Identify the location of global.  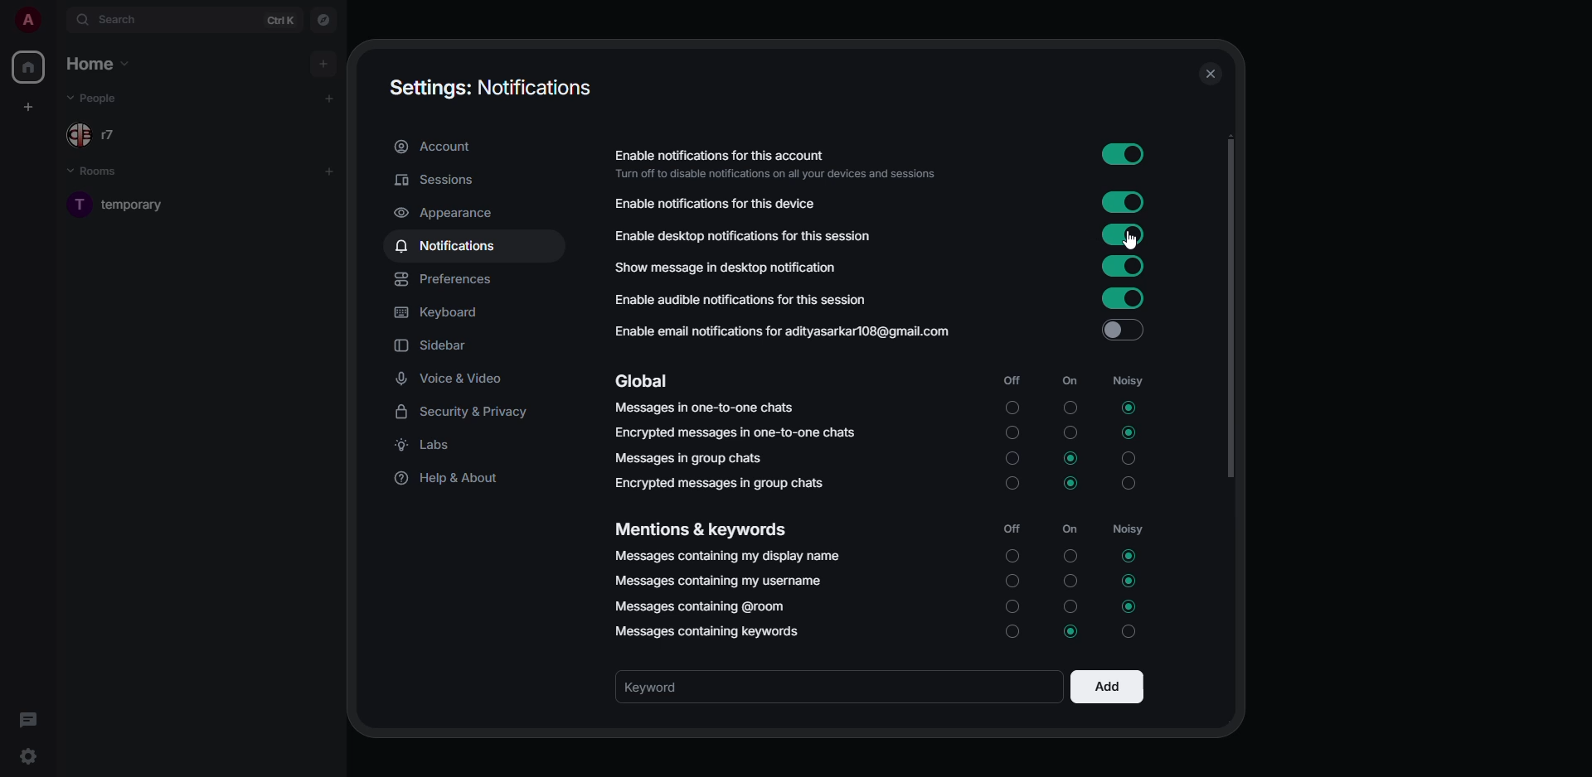
(647, 380).